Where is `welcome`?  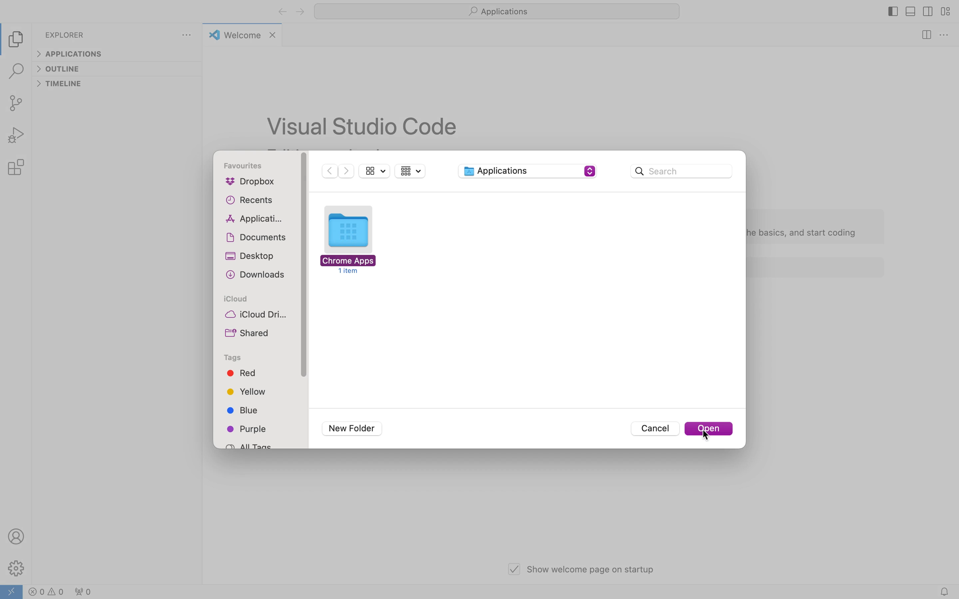 welcome is located at coordinates (243, 34).